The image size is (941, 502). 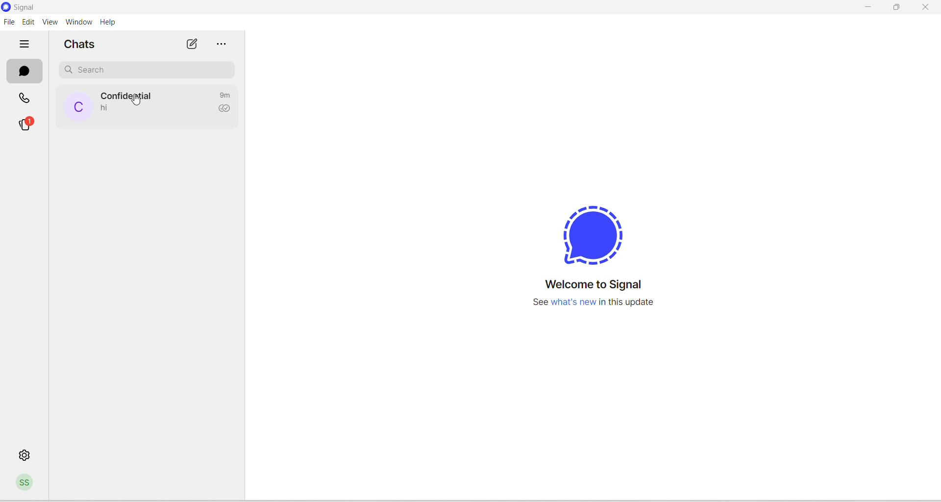 I want to click on help, so click(x=108, y=22).